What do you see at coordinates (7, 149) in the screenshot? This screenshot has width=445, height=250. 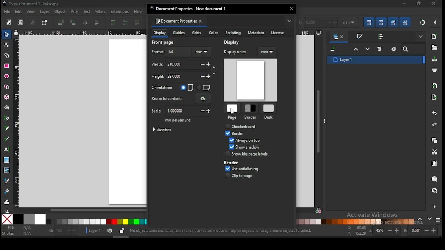 I see `text tool` at bounding box center [7, 149].